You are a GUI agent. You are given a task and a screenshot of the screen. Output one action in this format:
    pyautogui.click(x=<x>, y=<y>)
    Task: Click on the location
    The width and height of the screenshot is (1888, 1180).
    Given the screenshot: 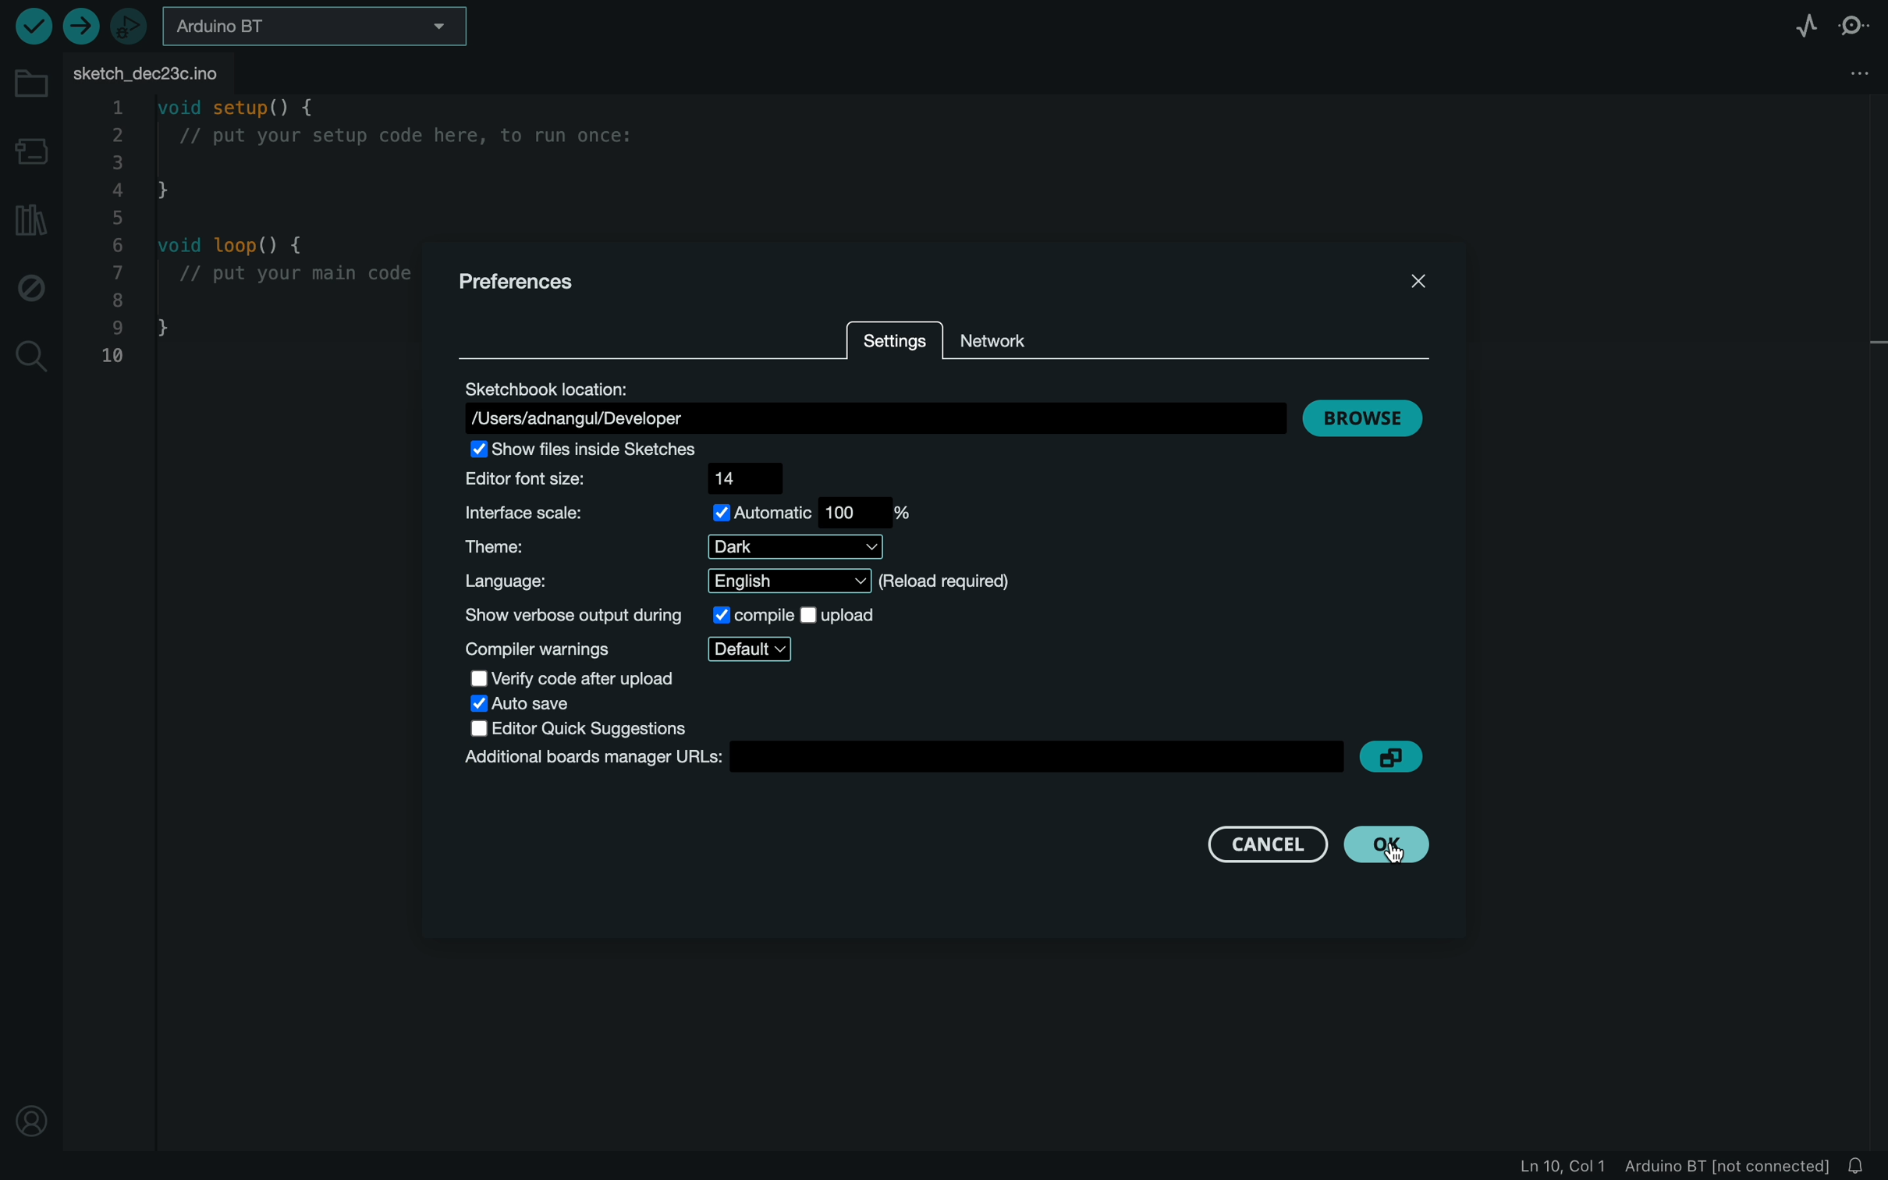 What is the action you would take?
    pyautogui.click(x=874, y=406)
    